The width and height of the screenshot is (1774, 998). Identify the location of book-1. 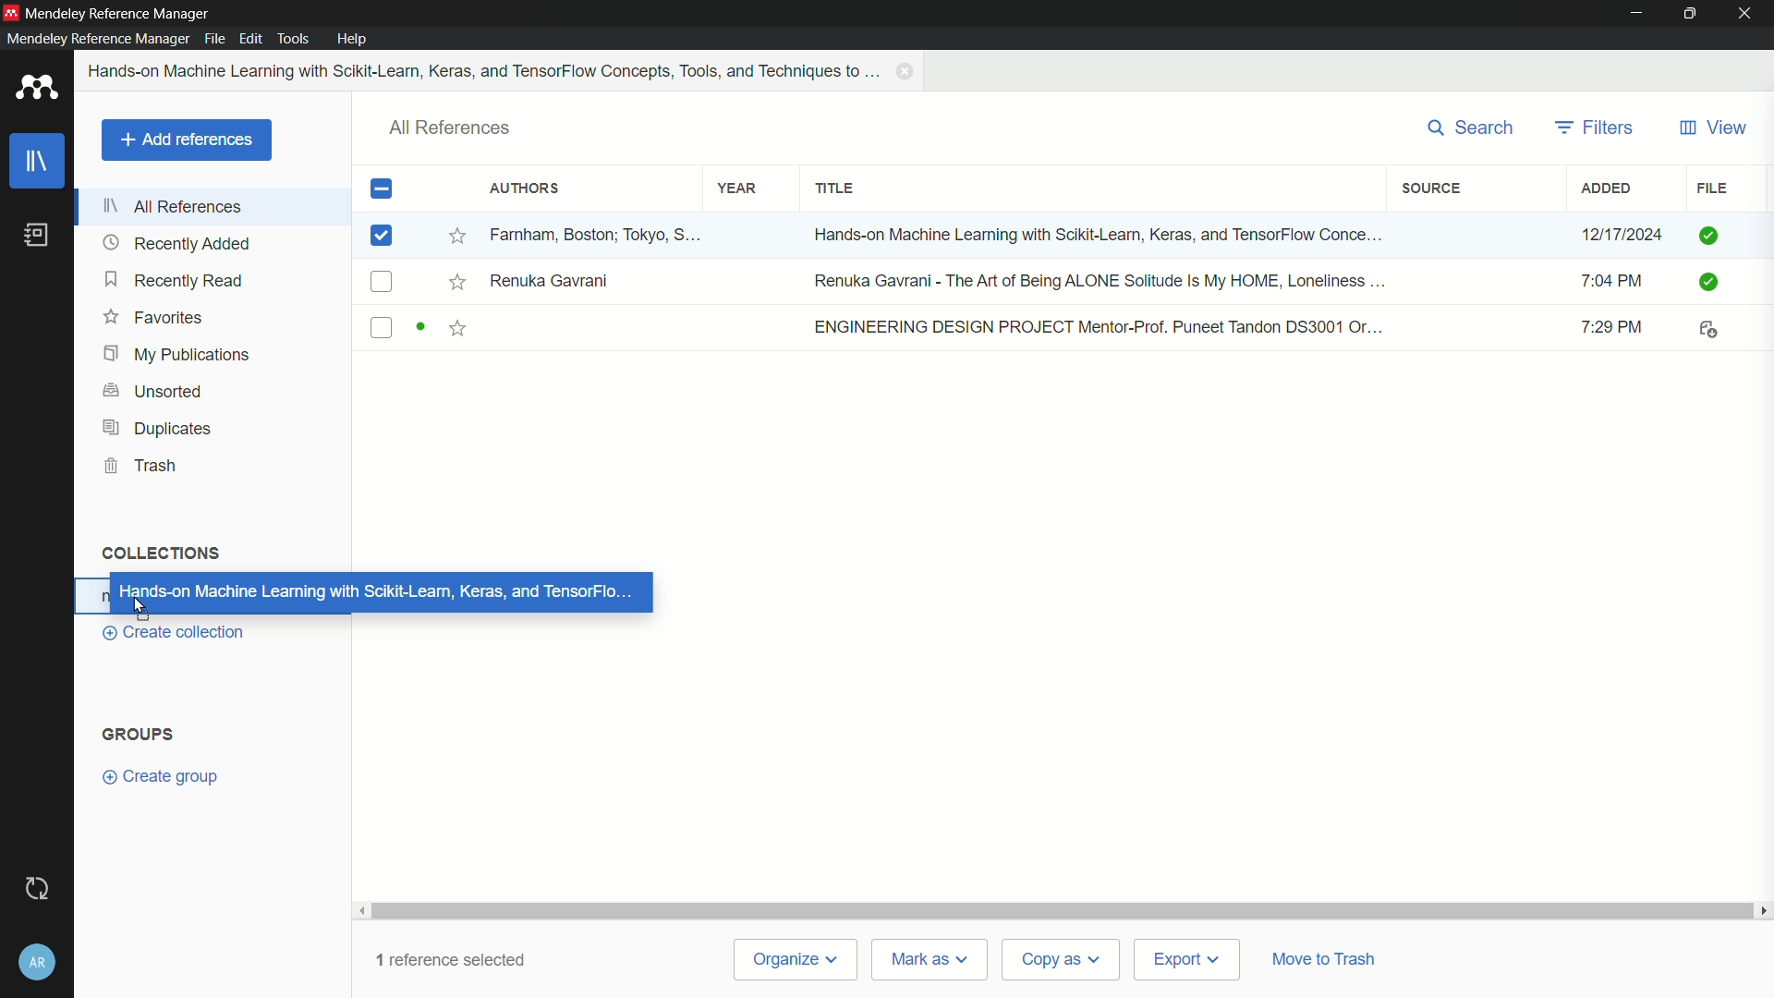
(1054, 232).